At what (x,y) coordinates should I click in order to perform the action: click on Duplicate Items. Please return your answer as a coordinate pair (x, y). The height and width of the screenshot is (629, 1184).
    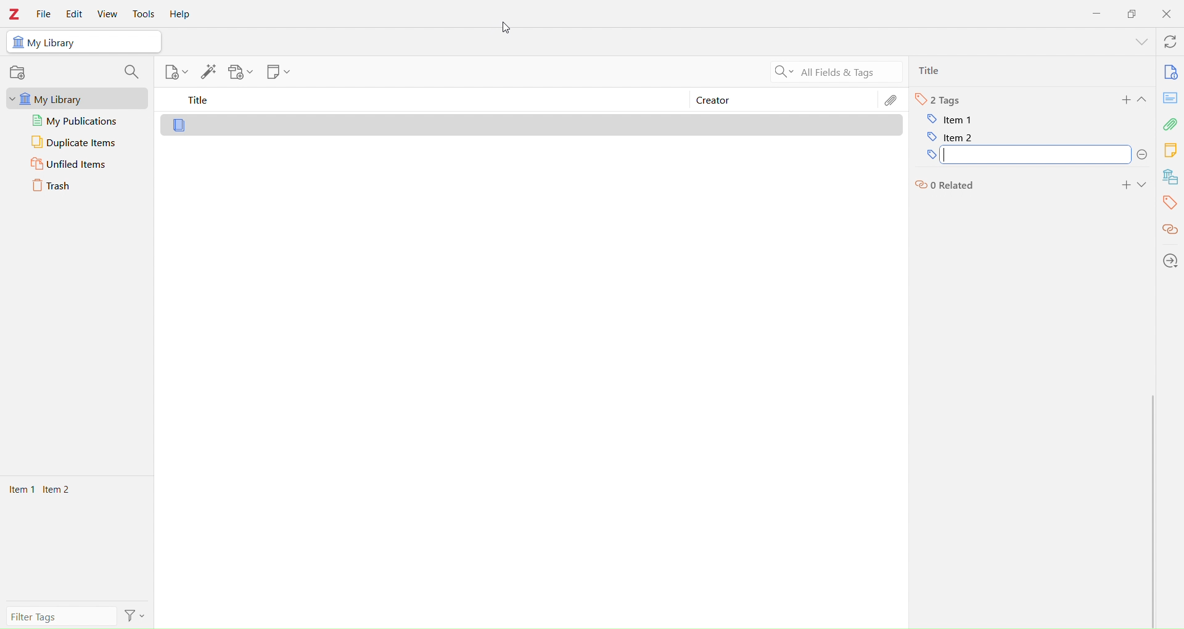
    Looking at the image, I should click on (78, 143).